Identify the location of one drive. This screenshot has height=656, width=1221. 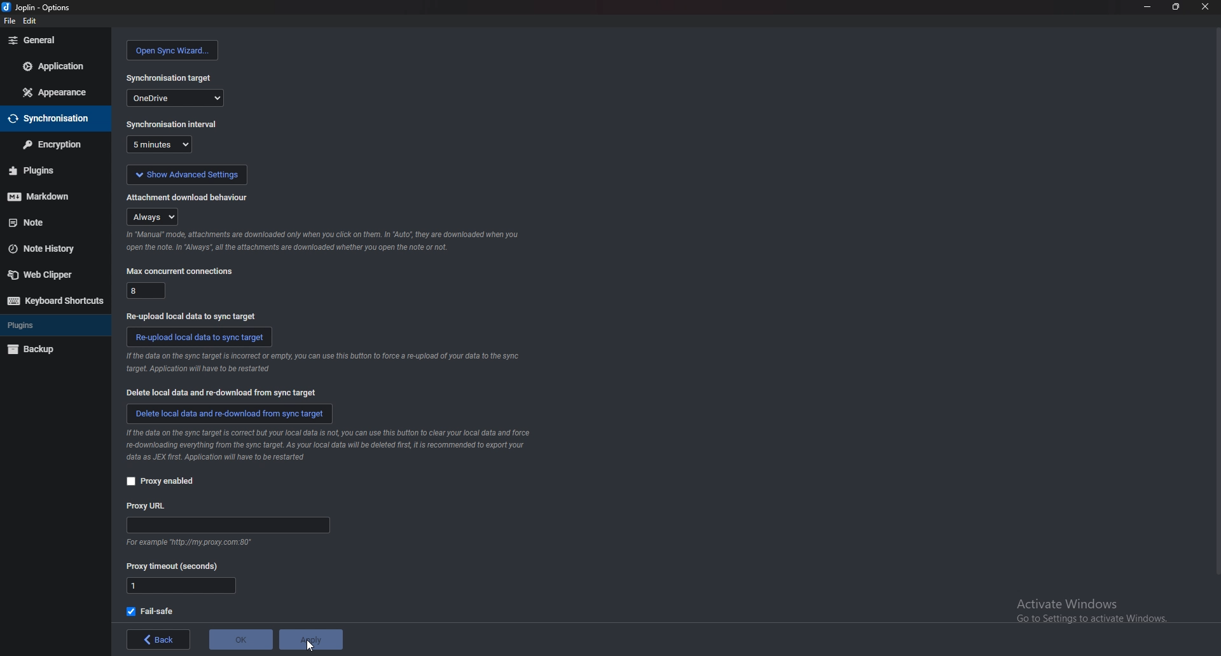
(176, 98).